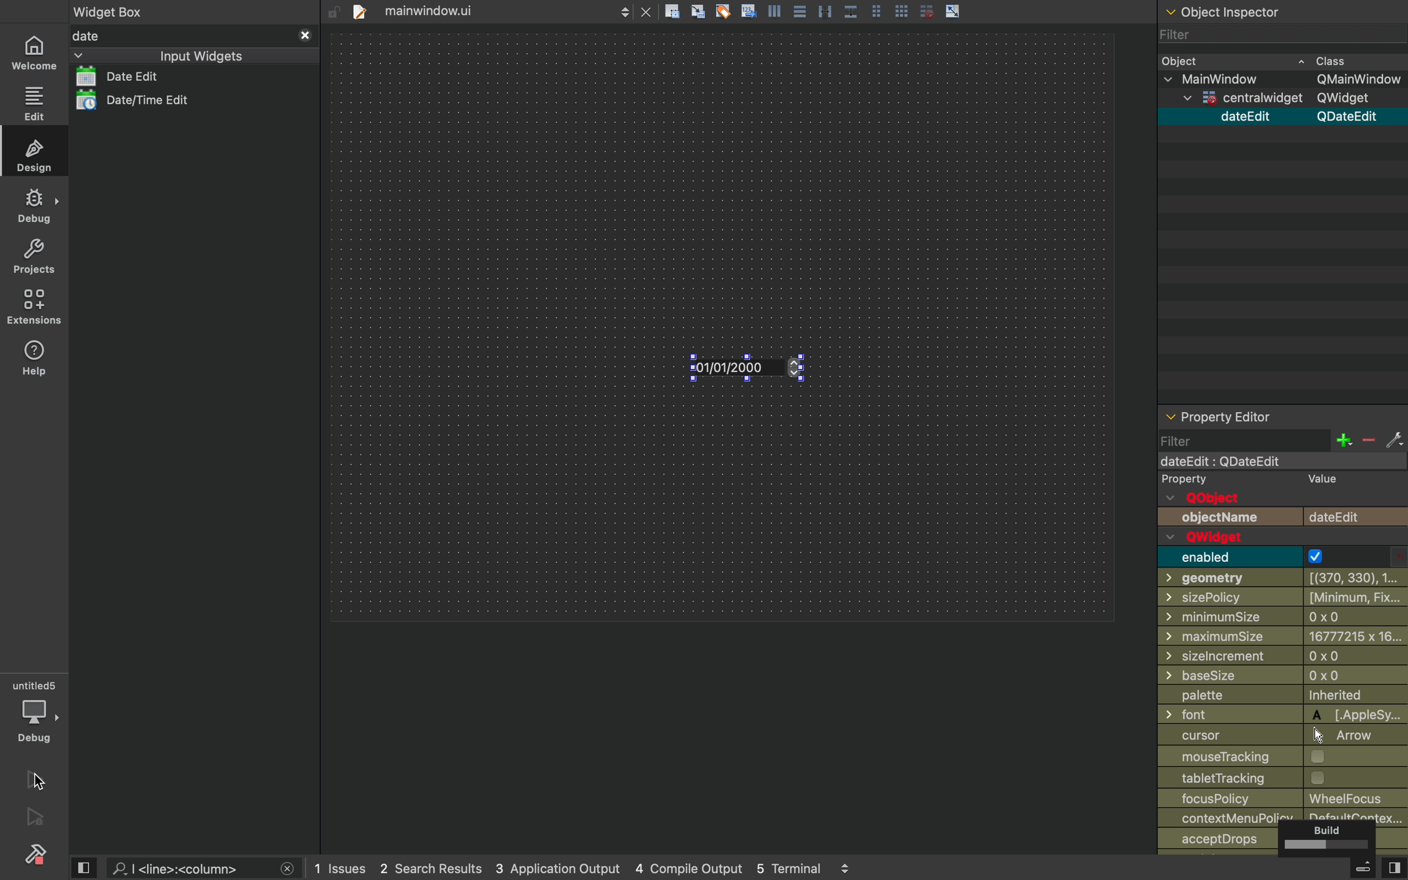  I want to click on date, so click(181, 37).